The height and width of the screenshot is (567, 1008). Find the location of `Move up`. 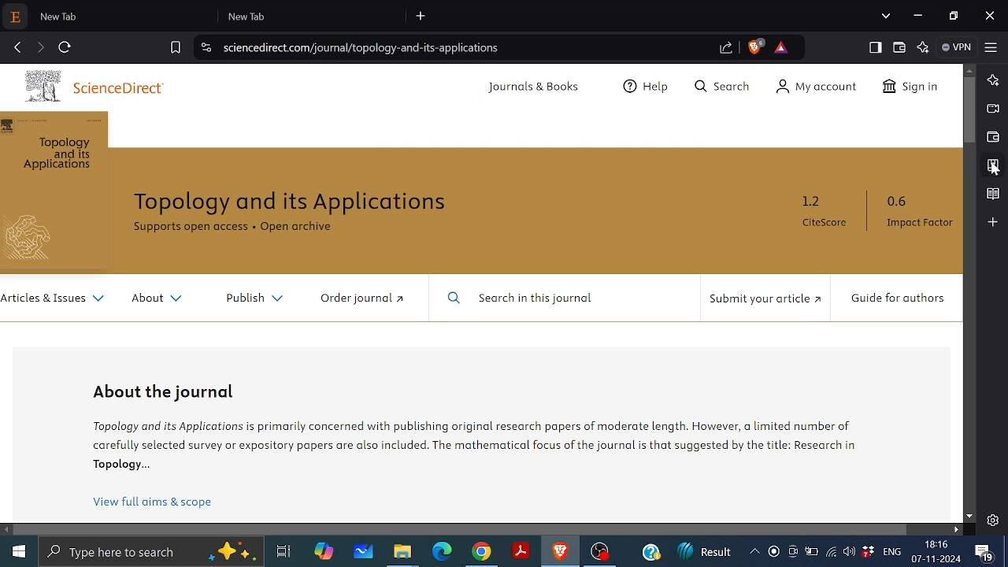

Move up is located at coordinates (970, 71).